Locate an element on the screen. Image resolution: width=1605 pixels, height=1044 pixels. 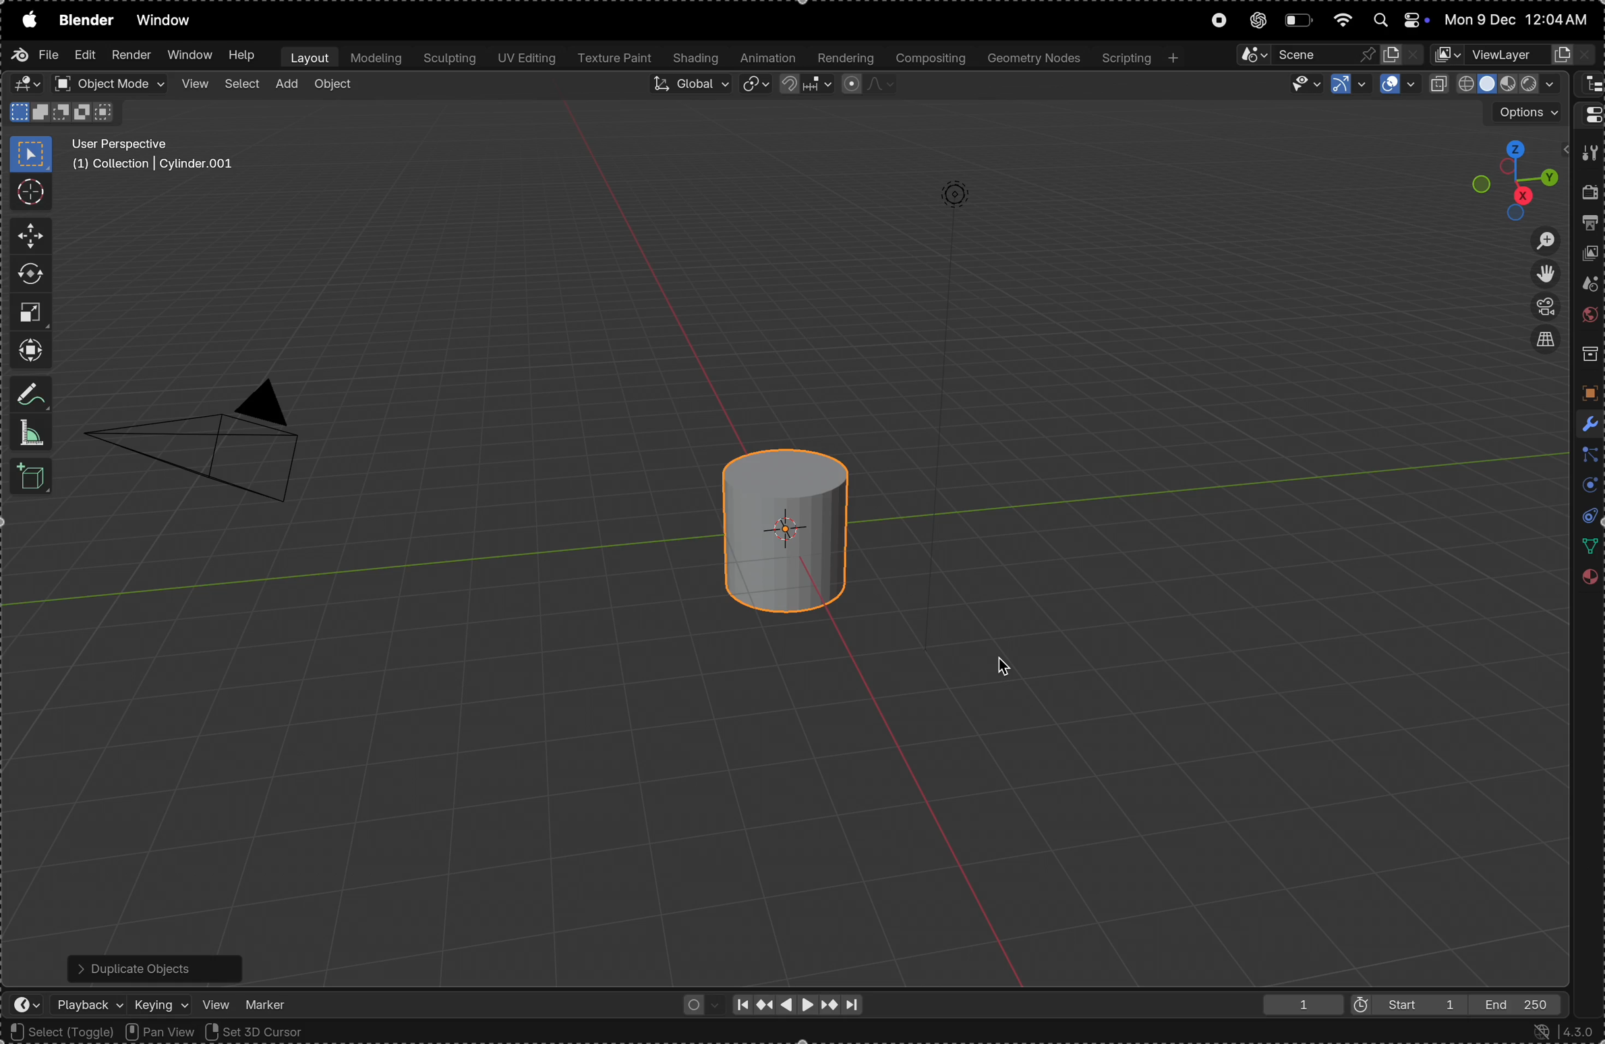
collections is located at coordinates (1588, 355).